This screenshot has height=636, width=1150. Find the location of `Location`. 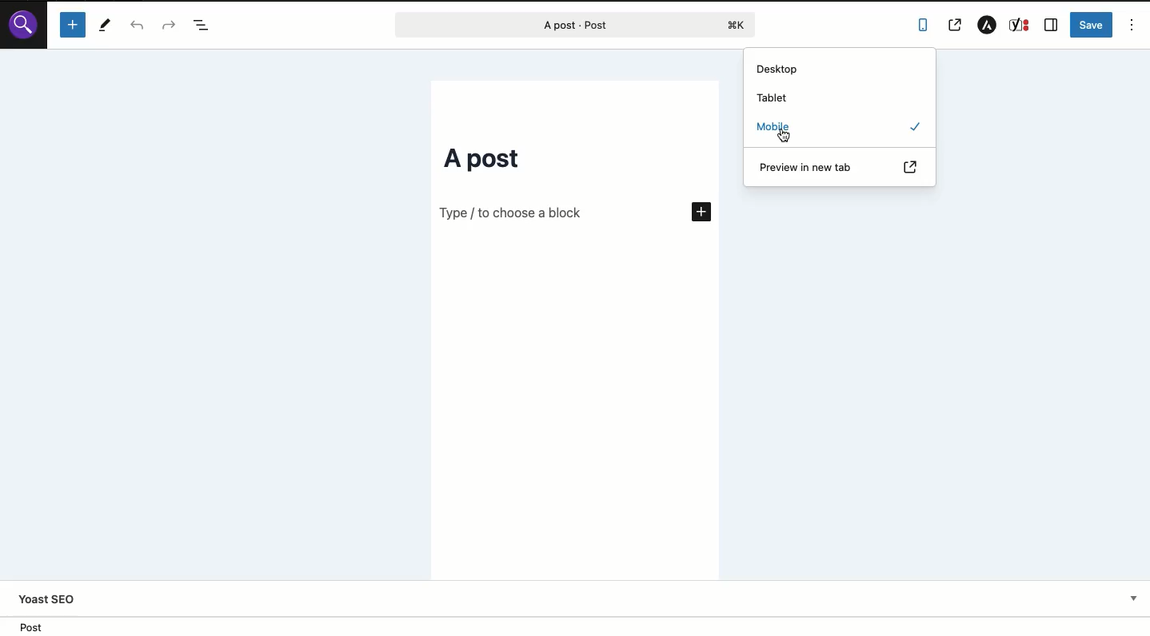

Location is located at coordinates (575, 626).